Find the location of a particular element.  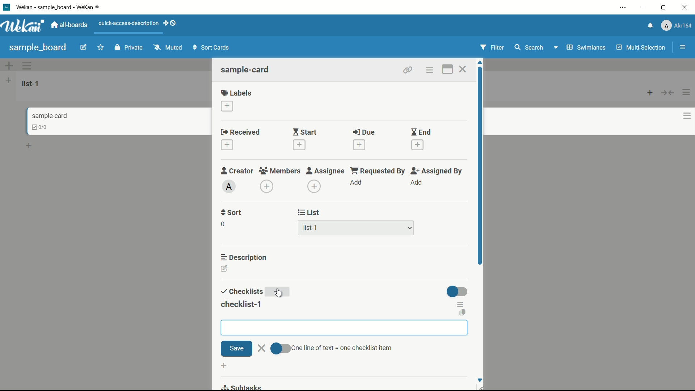

minimize is located at coordinates (643, 8).